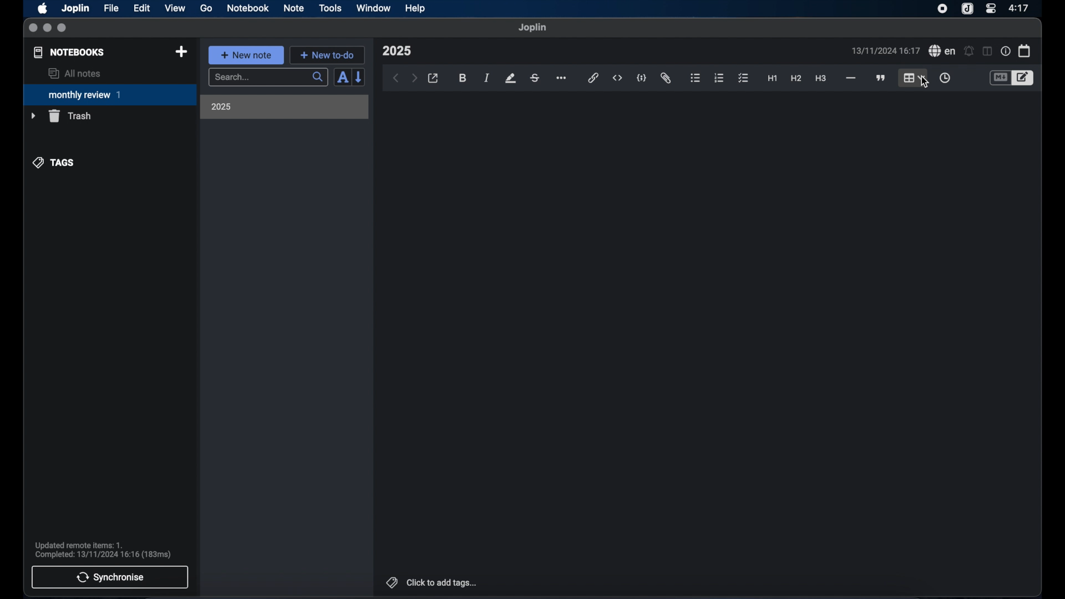 The height and width of the screenshot is (599, 1065). I want to click on attach file, so click(666, 78).